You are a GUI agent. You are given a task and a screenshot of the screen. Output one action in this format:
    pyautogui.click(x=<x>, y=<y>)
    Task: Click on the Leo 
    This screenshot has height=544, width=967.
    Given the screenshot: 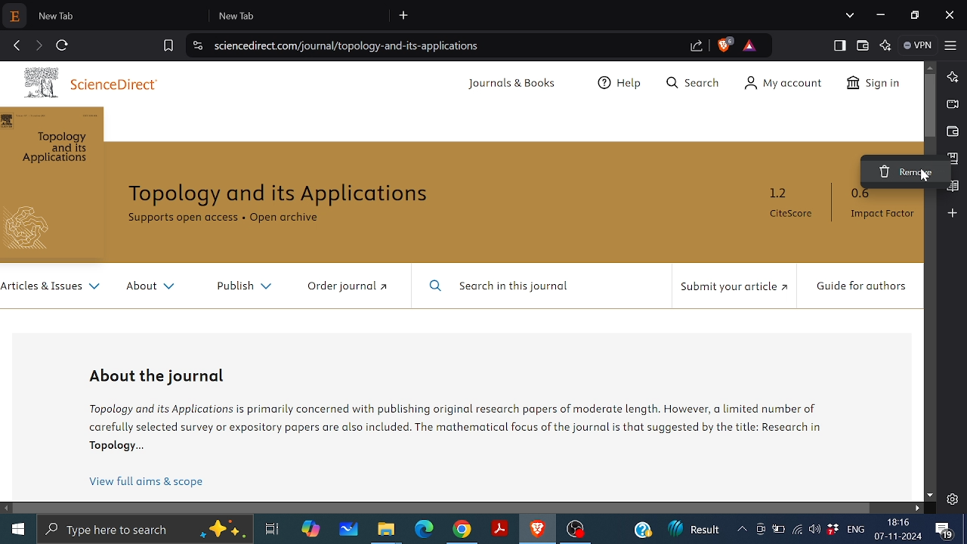 What is the action you would take?
    pyautogui.click(x=953, y=76)
    